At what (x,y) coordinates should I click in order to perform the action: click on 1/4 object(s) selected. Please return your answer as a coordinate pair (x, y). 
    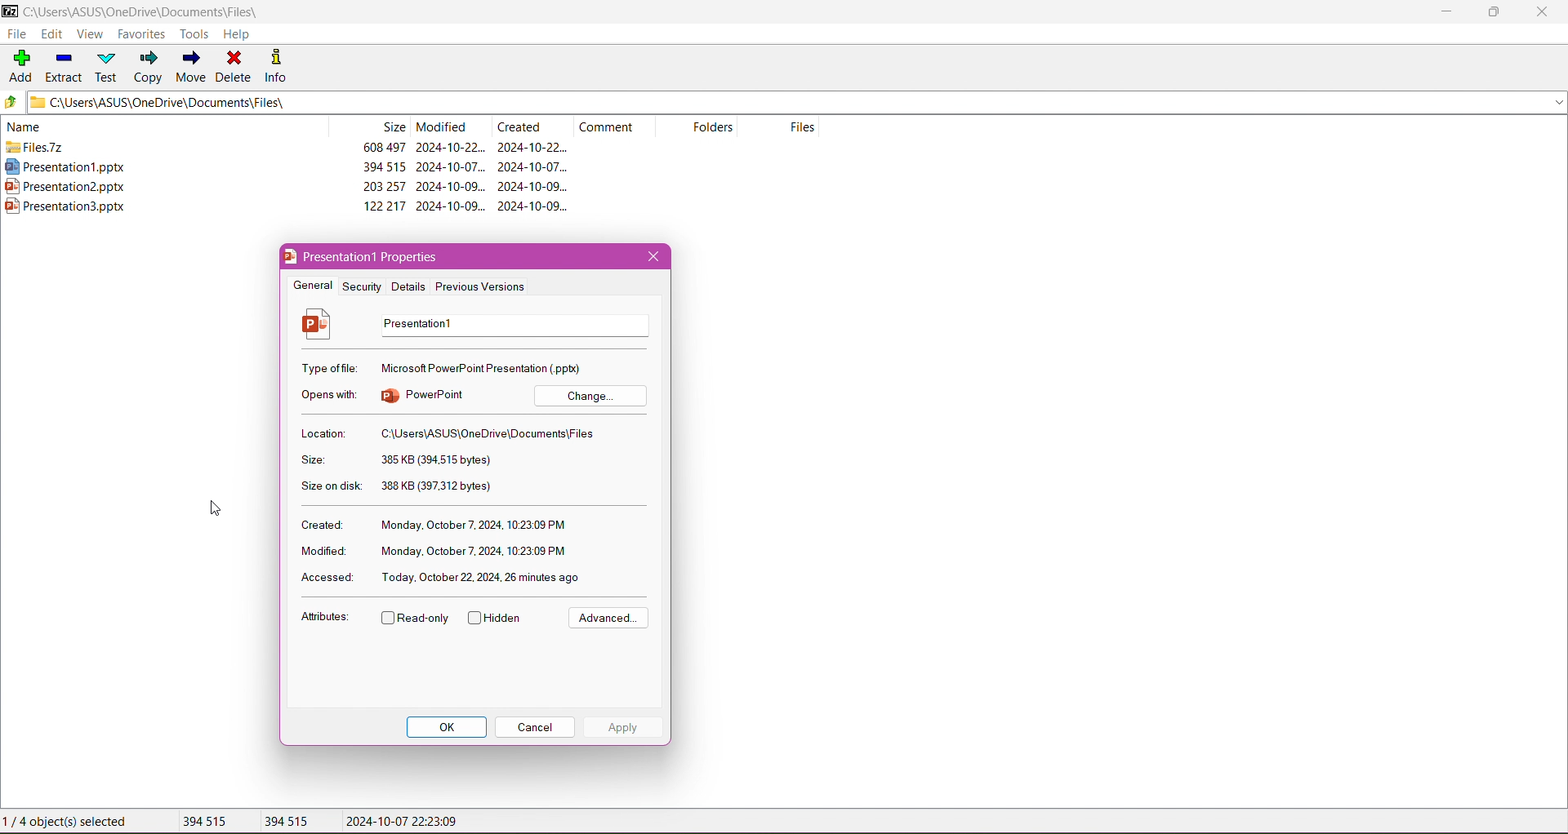
    Looking at the image, I should click on (68, 821).